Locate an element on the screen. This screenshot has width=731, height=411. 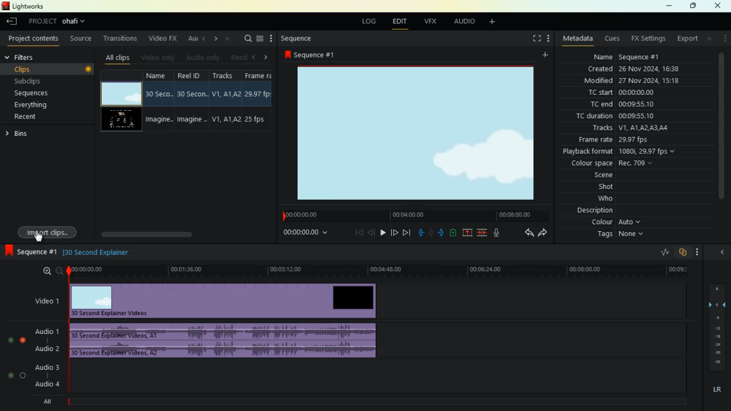
project contents is located at coordinates (36, 39).